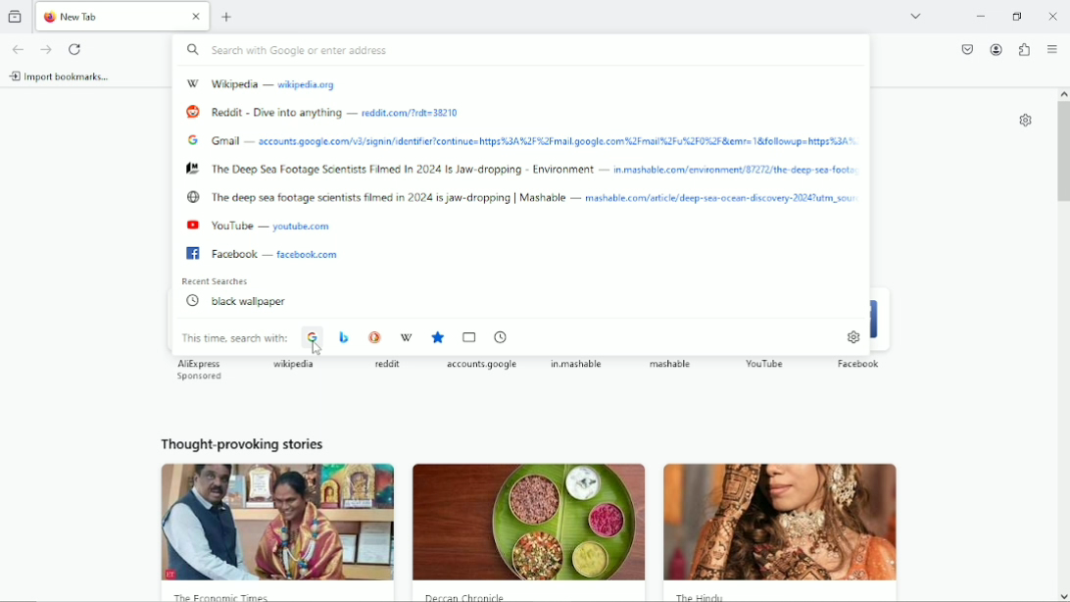 The height and width of the screenshot is (602, 1070). Describe the element at coordinates (240, 301) in the screenshot. I see `black wallpaper` at that location.